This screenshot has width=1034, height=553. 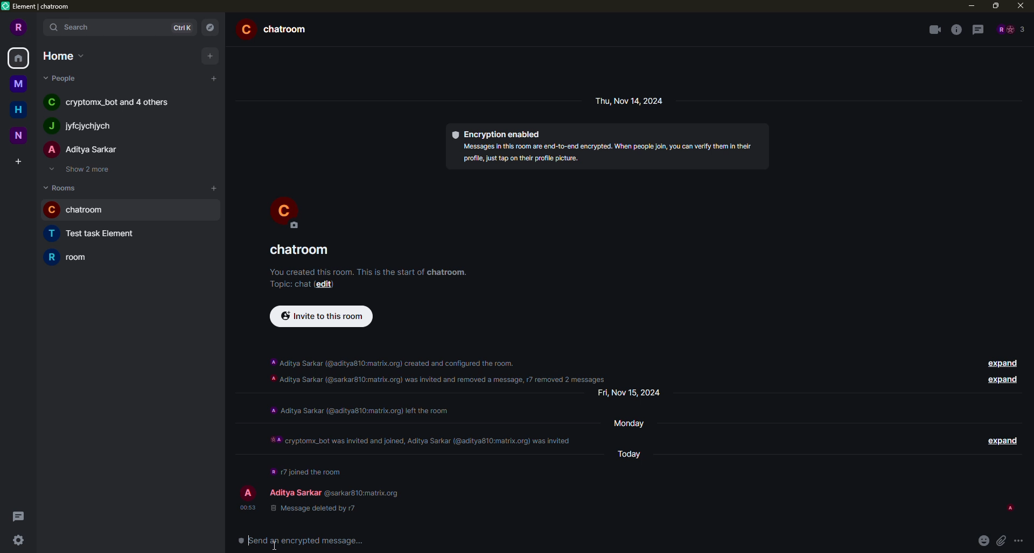 What do you see at coordinates (1002, 541) in the screenshot?
I see `attach` at bounding box center [1002, 541].